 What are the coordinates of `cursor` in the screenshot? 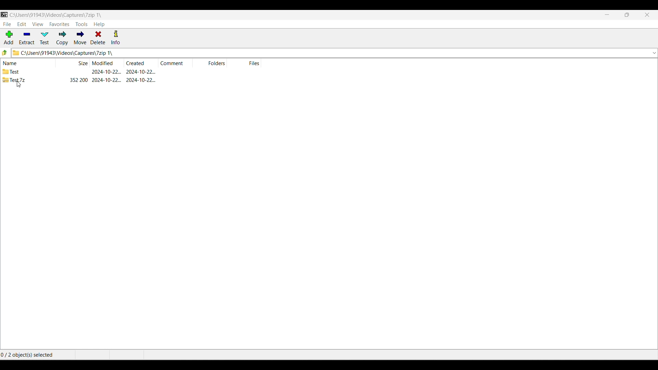 It's located at (19, 85).